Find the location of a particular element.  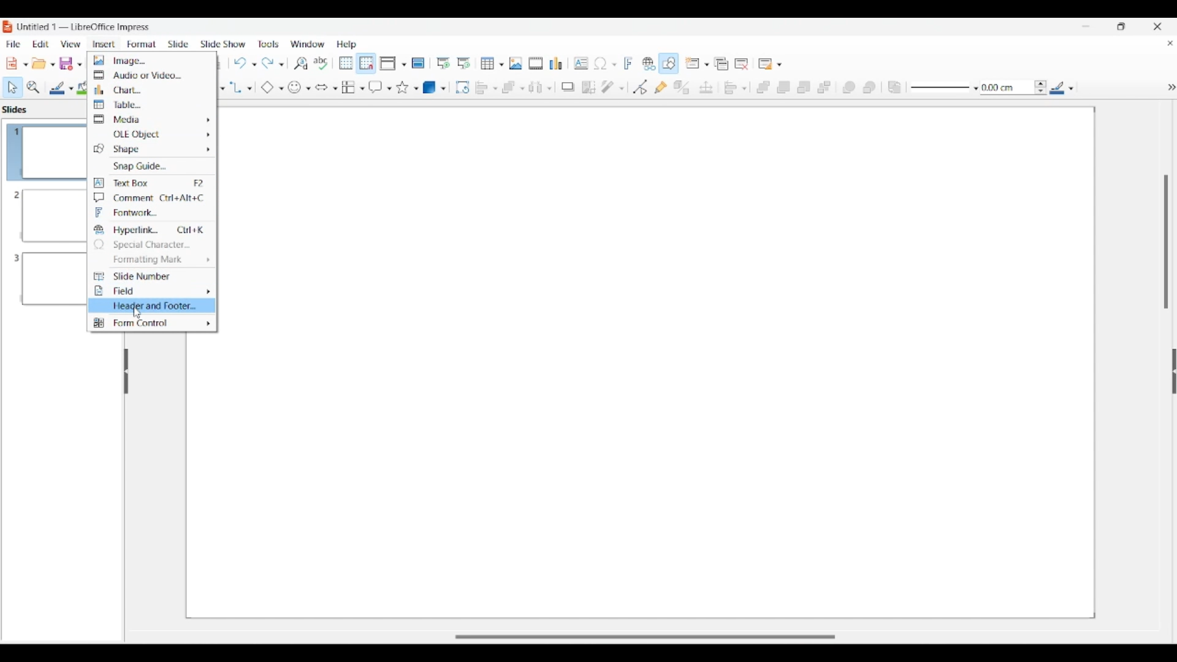

Insert image is located at coordinates (516, 63).